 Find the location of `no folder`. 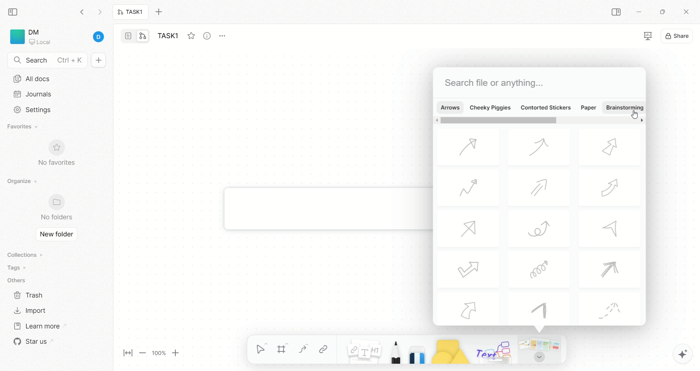

no folder is located at coordinates (53, 208).